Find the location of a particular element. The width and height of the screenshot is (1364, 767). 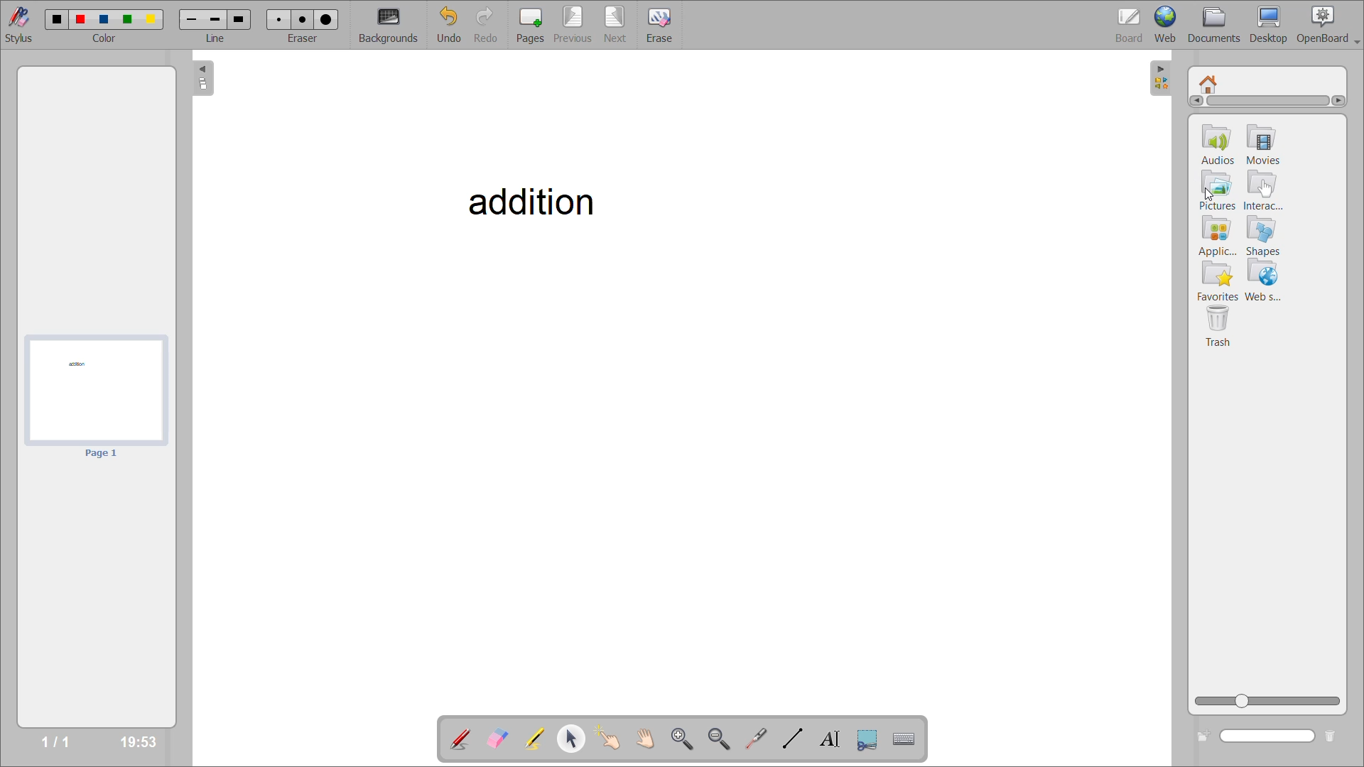

zoom out is located at coordinates (718, 736).